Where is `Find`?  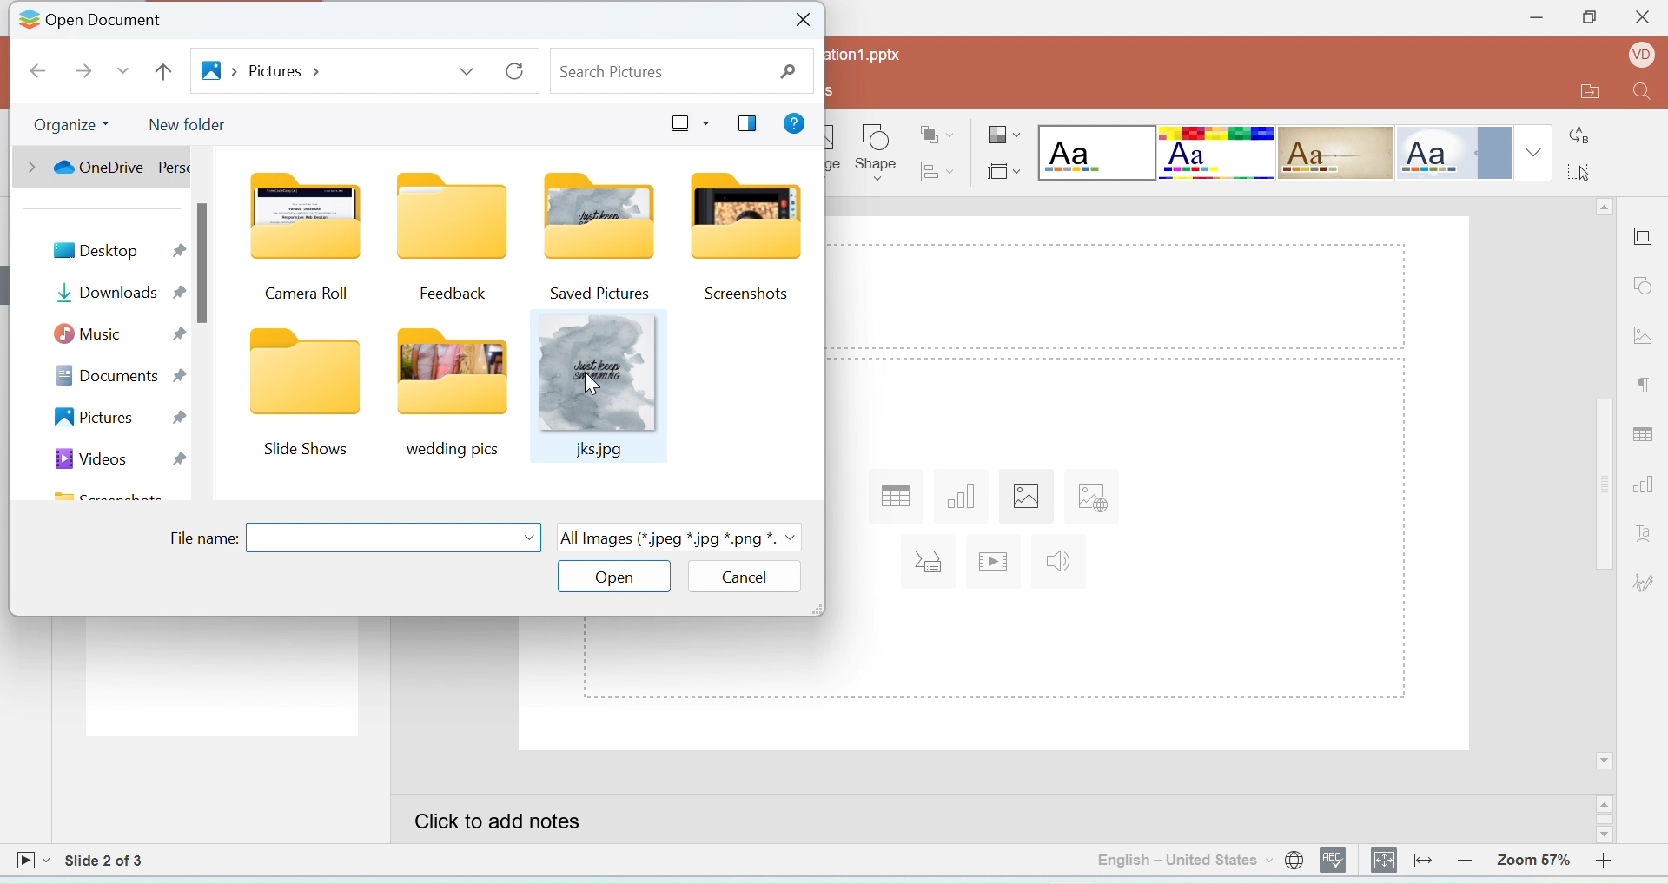
Find is located at coordinates (1643, 96).